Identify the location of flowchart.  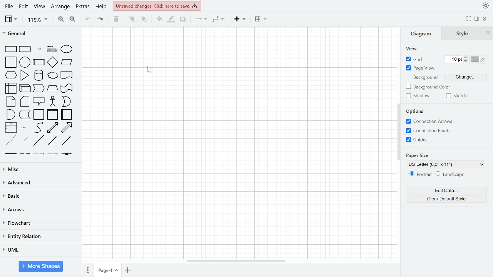
(39, 223).